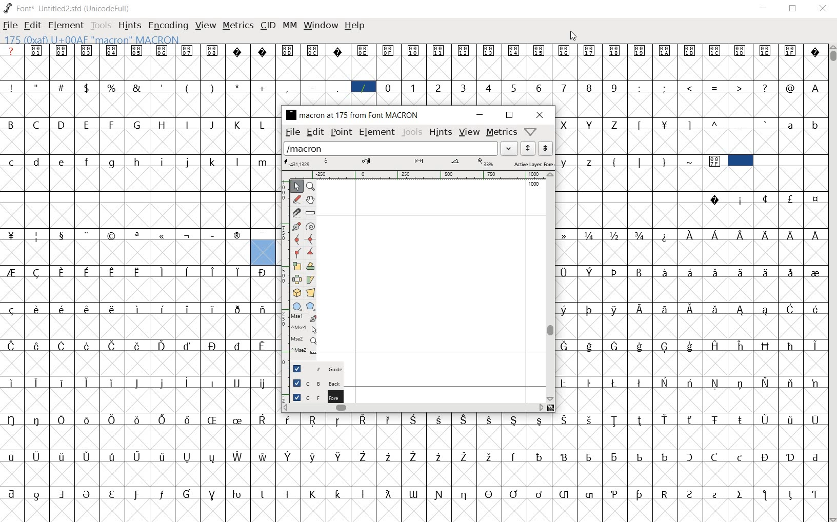 The width and height of the screenshot is (837, 522). Describe the element at coordinates (765, 346) in the screenshot. I see `Symbol` at that location.